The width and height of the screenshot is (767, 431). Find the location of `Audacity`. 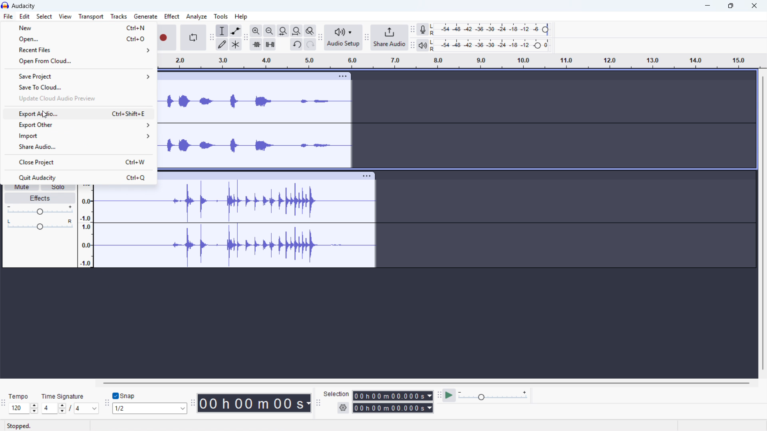

Audacity is located at coordinates (24, 6).